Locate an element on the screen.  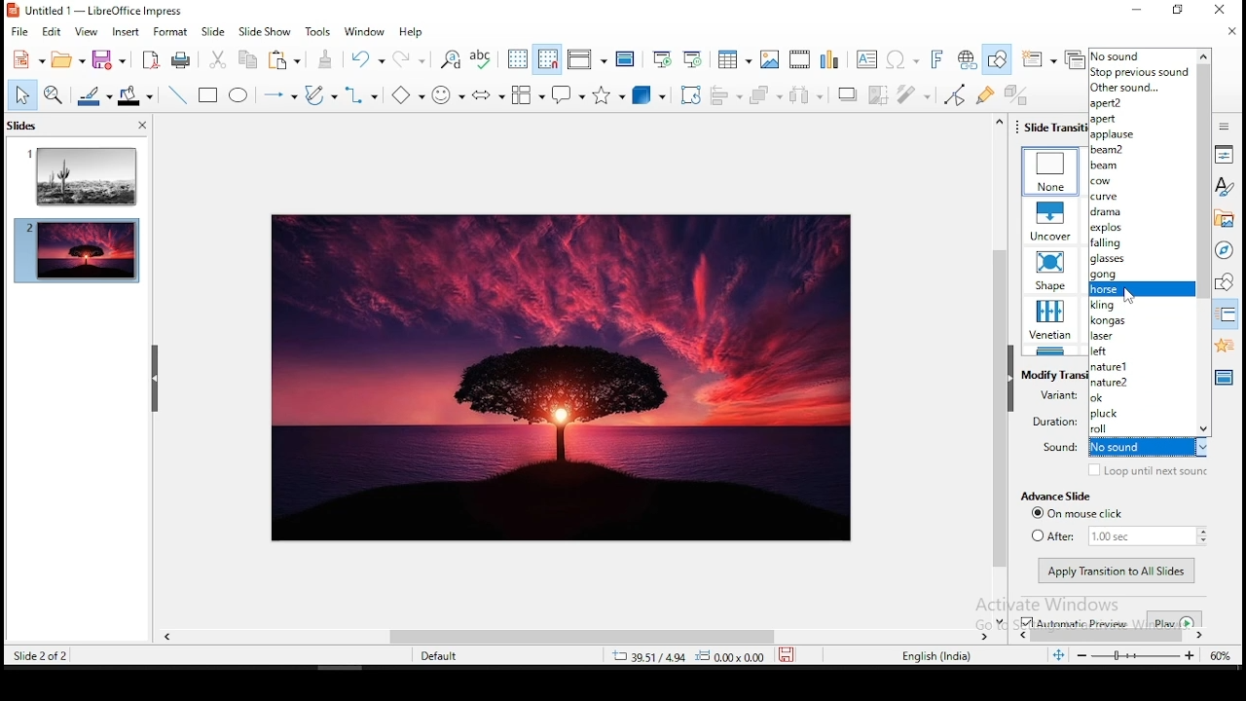
shapes is located at coordinates (1226, 282).